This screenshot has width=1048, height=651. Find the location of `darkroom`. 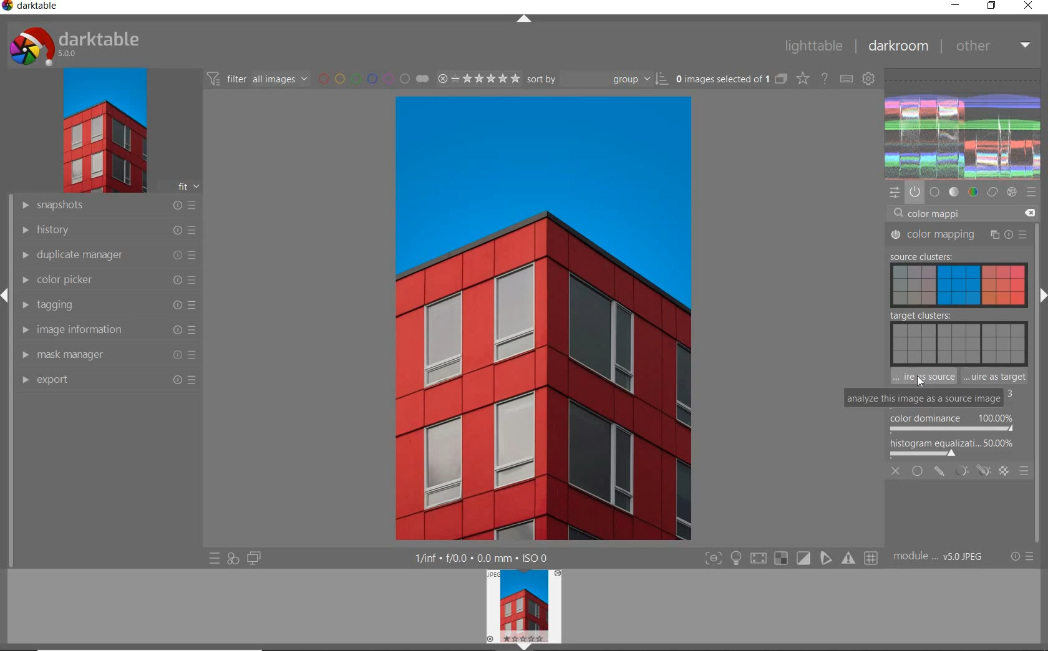

darkroom is located at coordinates (898, 44).